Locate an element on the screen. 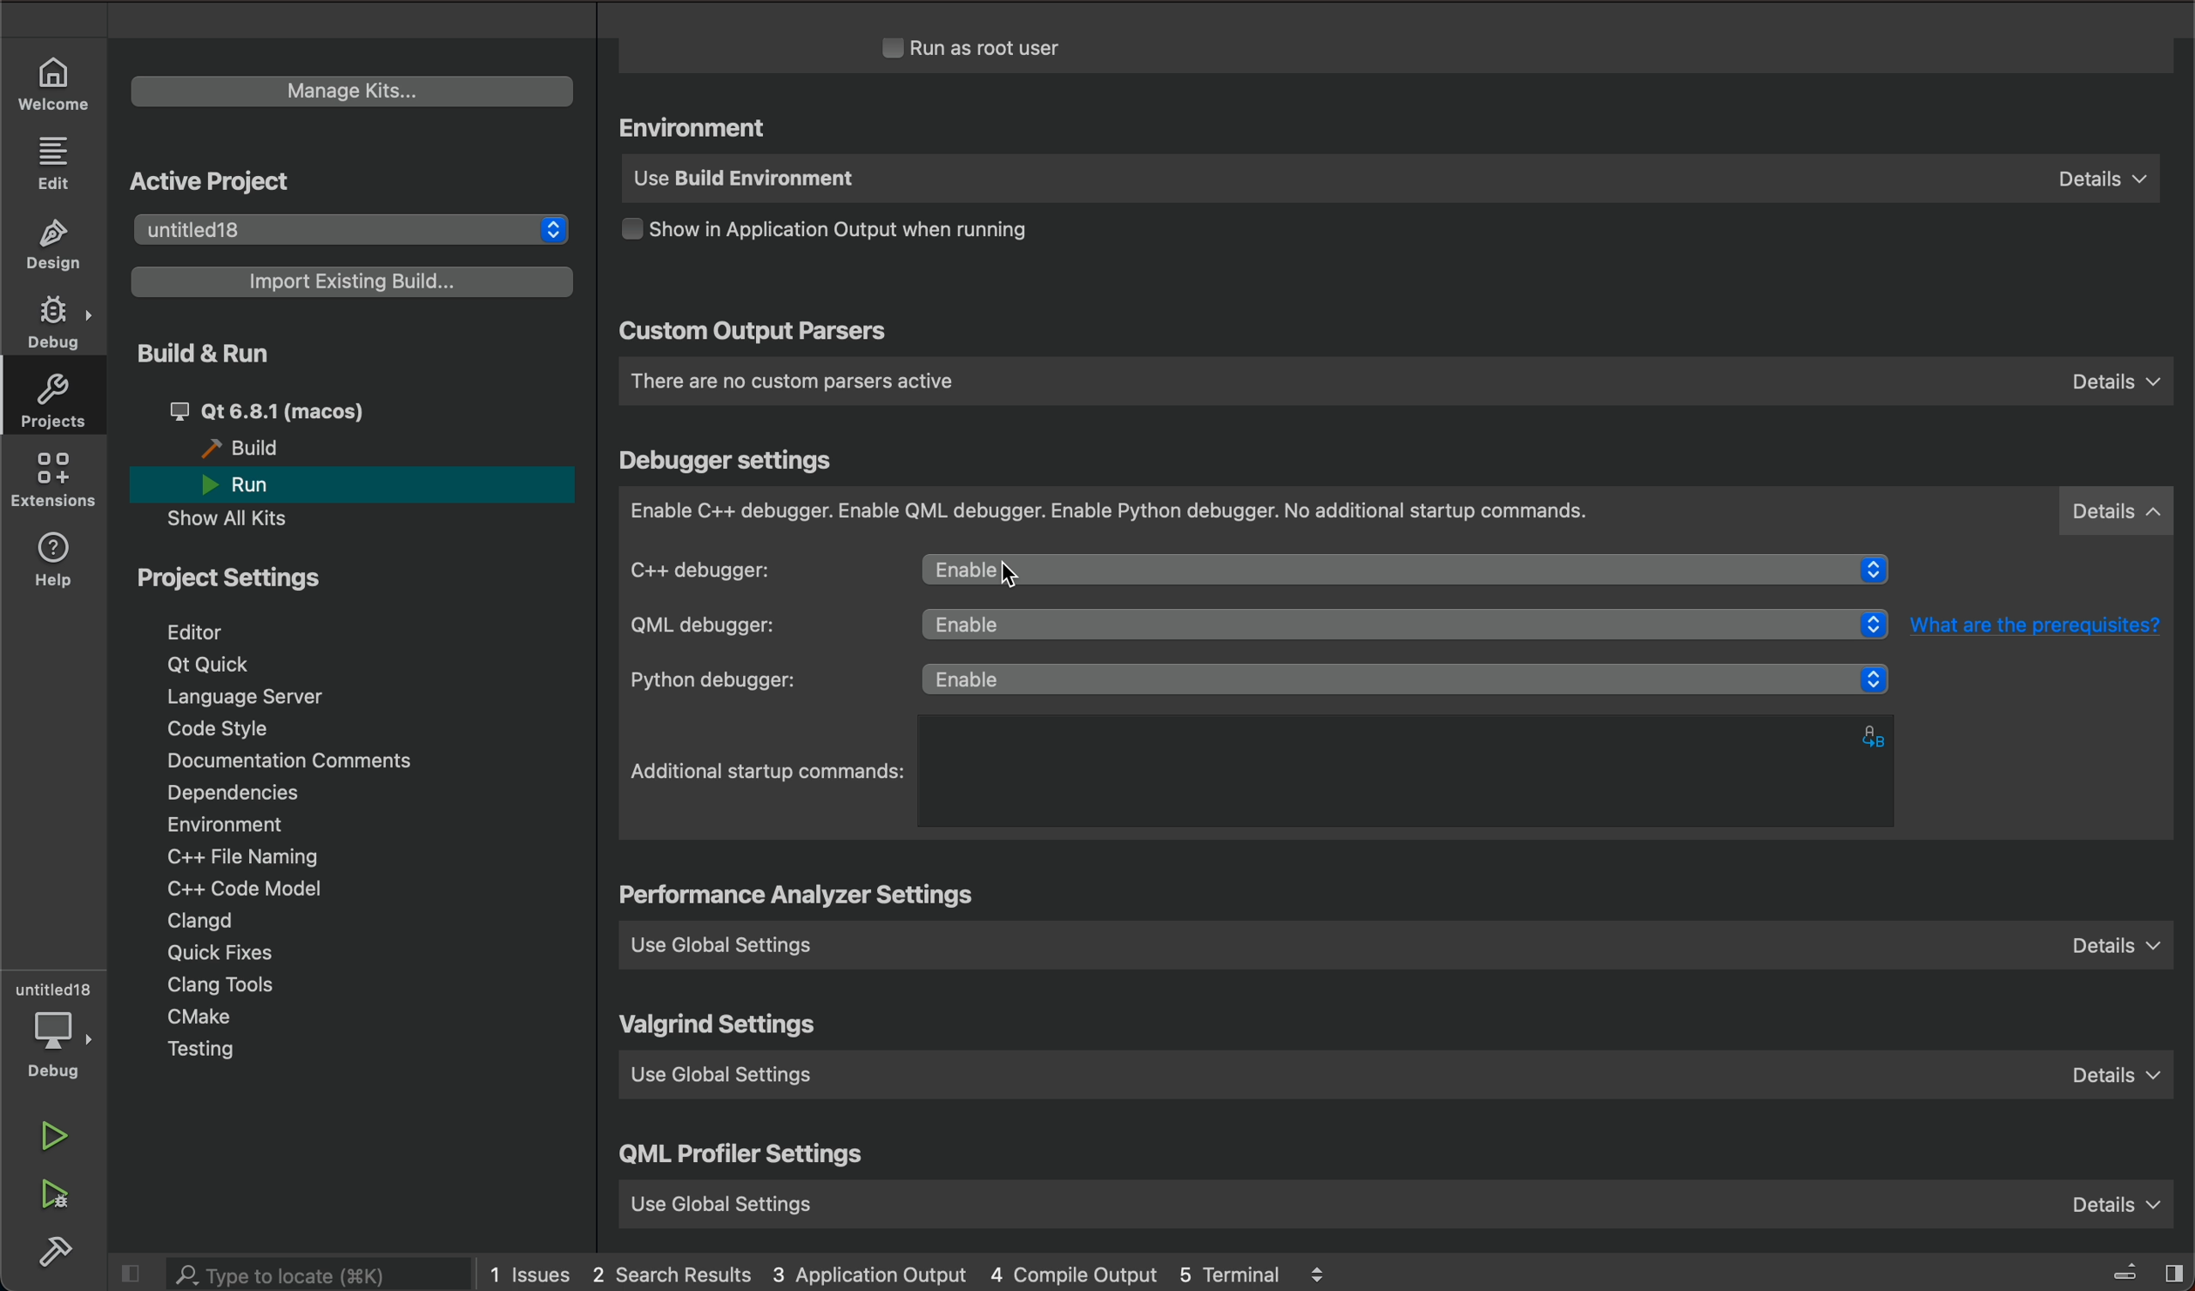 The image size is (2195, 1291). testing is located at coordinates (204, 1050).